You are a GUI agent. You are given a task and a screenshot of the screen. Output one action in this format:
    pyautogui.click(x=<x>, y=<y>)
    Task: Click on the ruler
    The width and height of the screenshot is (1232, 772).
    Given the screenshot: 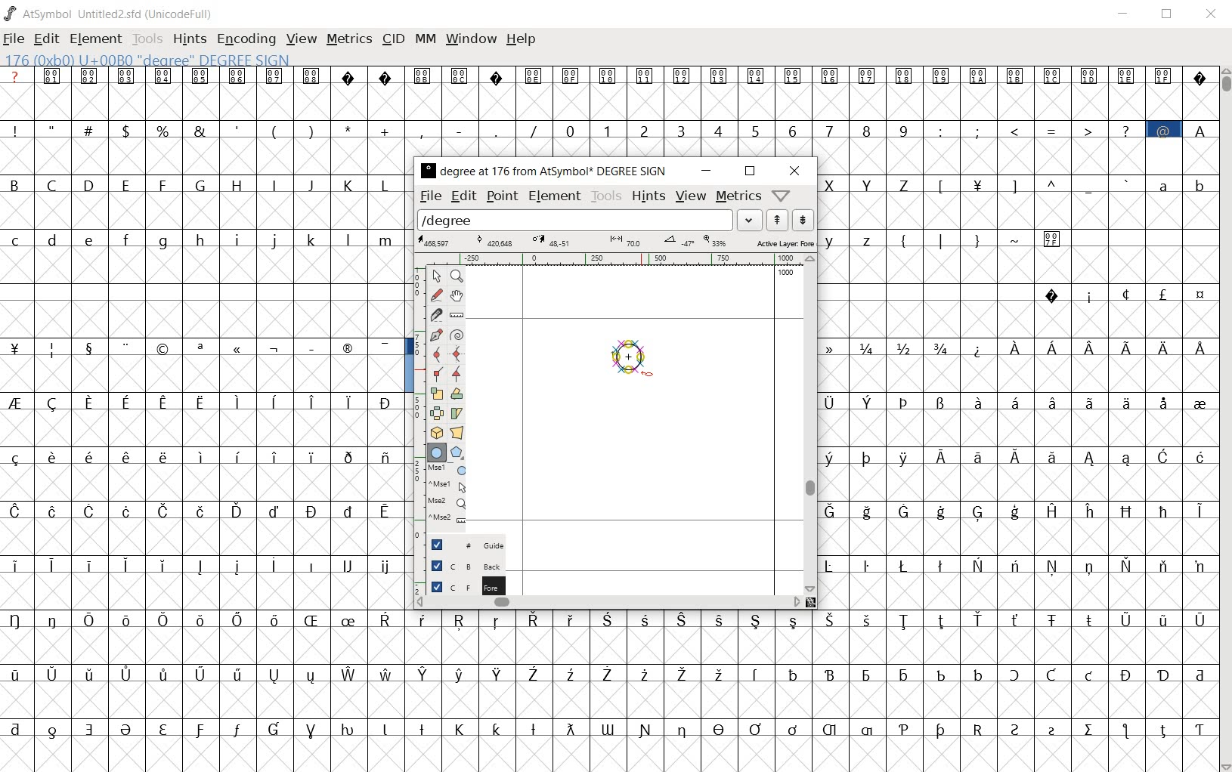 What is the action you would take?
    pyautogui.click(x=607, y=260)
    